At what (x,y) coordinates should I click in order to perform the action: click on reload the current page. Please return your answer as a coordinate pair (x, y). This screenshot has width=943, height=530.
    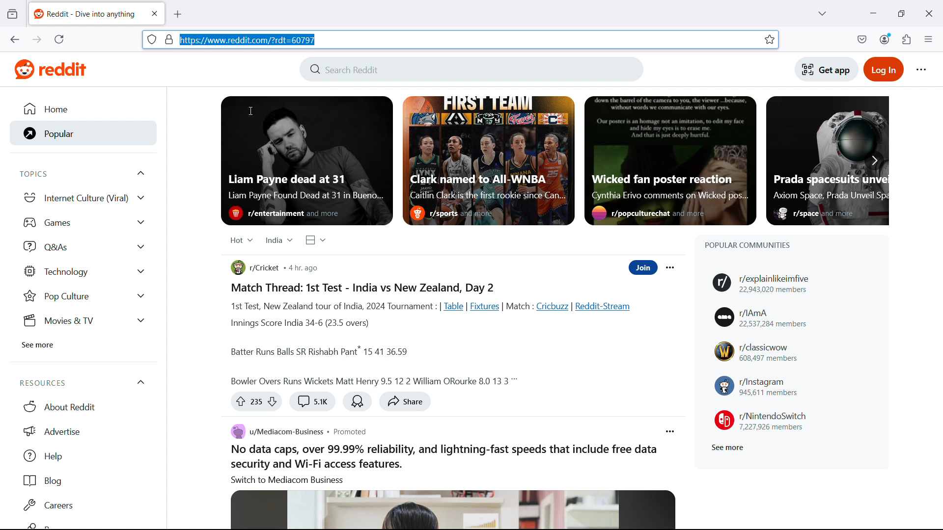
    Looking at the image, I should click on (60, 39).